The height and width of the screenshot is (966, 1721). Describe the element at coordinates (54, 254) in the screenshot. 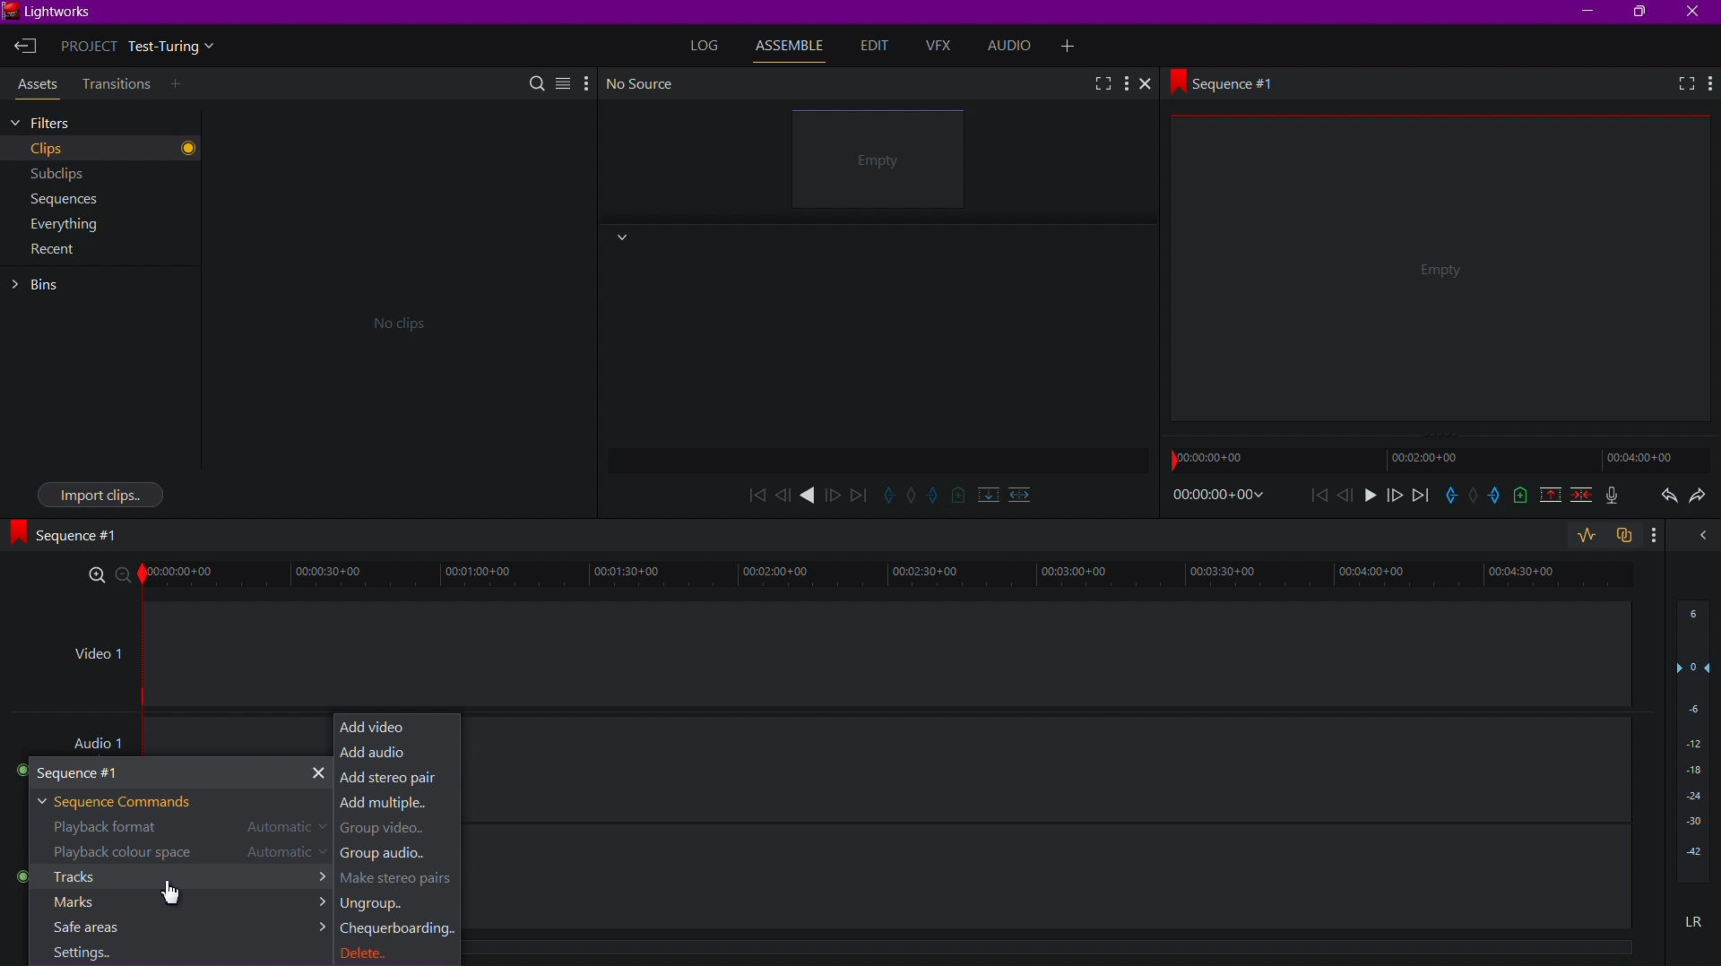

I see `Recent` at that location.